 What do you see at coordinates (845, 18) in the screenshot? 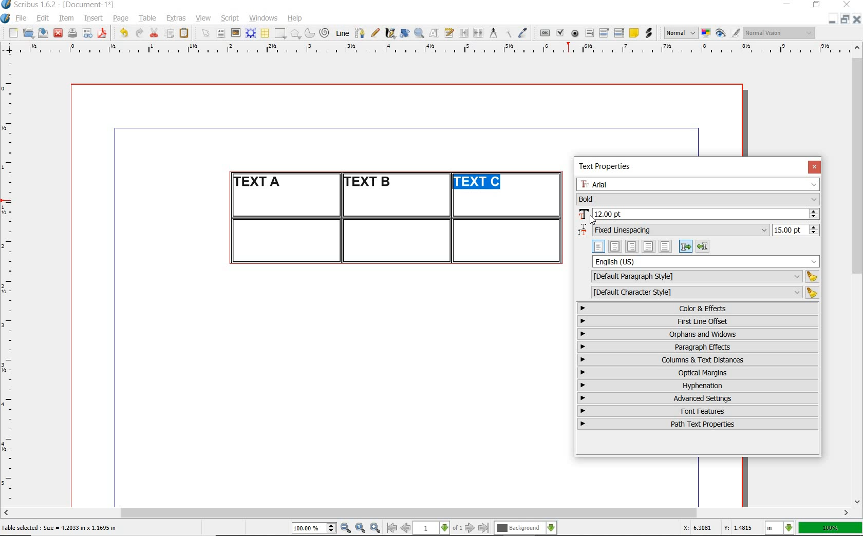
I see `restore` at bounding box center [845, 18].